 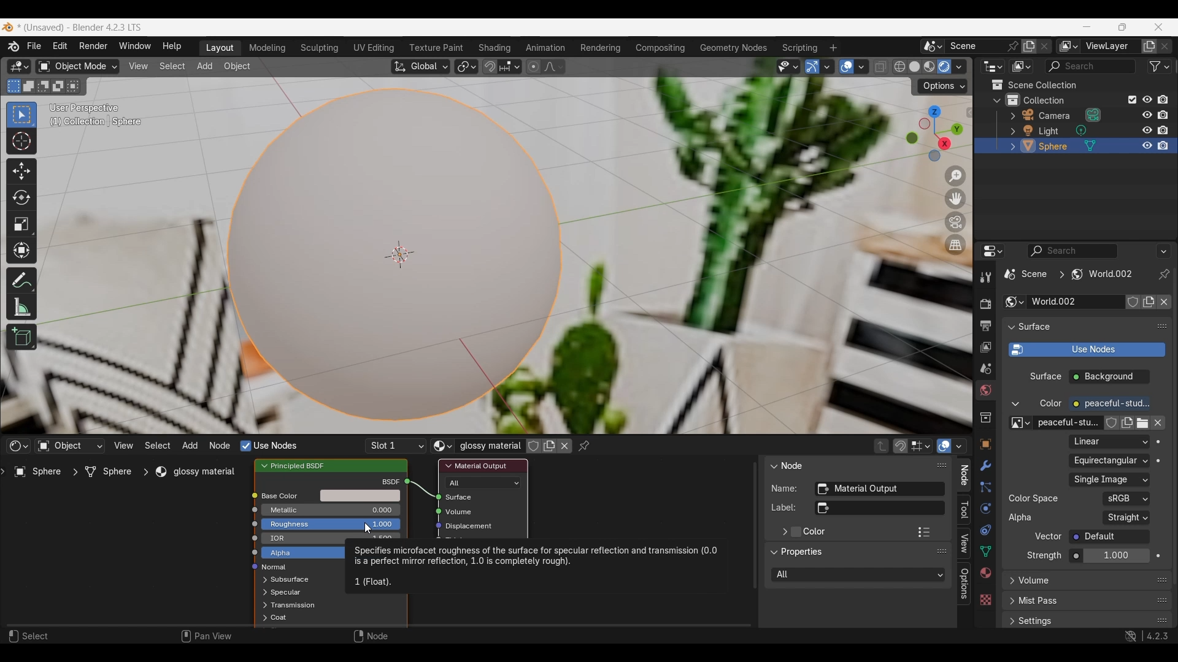 What do you see at coordinates (1165, 47) in the screenshot?
I see `Remove new layer` at bounding box center [1165, 47].